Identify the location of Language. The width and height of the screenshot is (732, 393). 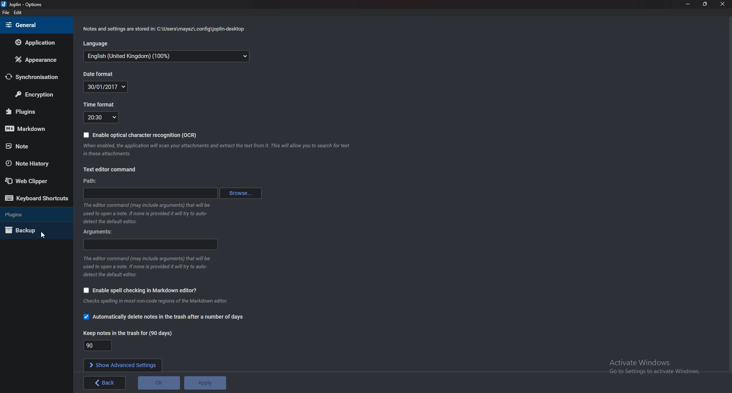
(98, 44).